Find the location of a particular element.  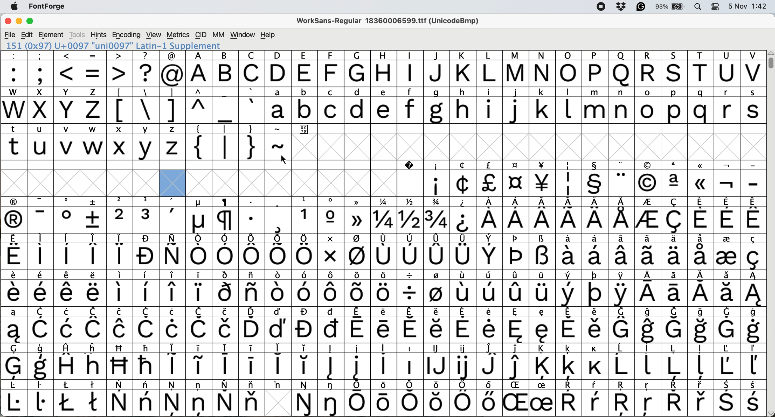

vertical scroll bar is located at coordinates (770, 60).